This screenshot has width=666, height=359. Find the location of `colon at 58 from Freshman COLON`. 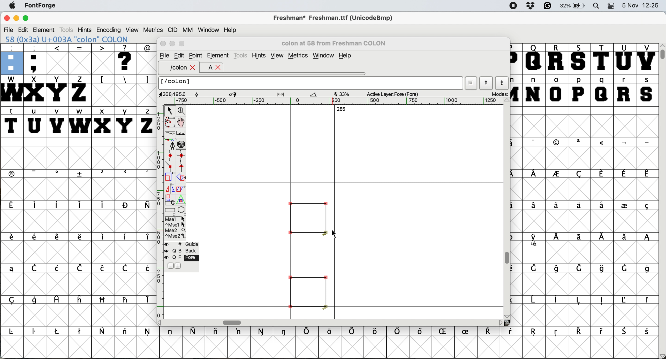

colon at 58 from Freshman COLON is located at coordinates (338, 43).